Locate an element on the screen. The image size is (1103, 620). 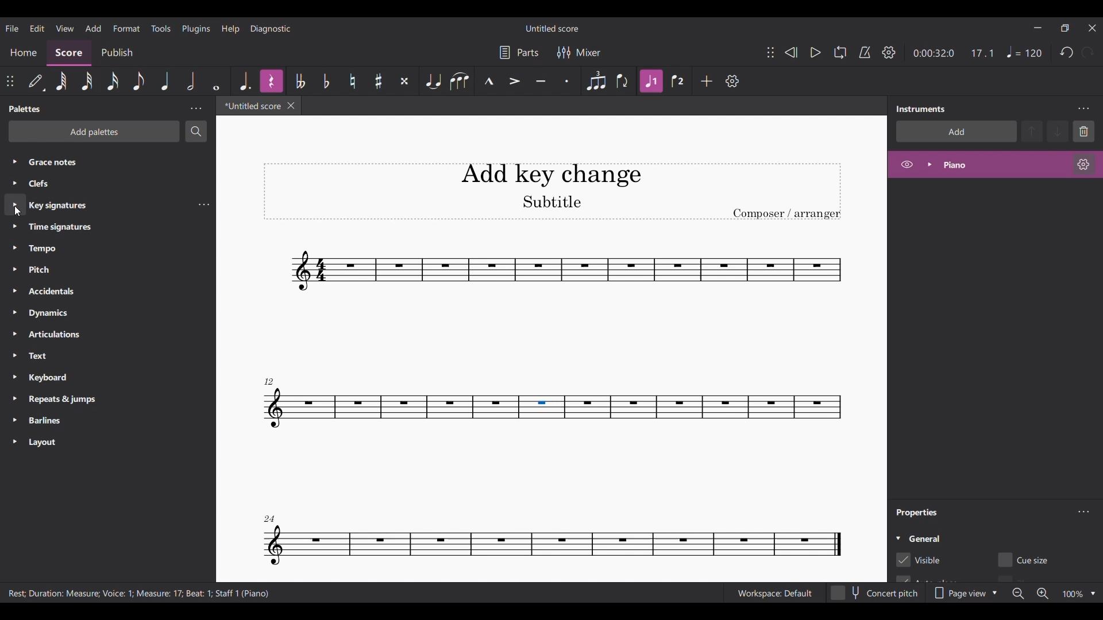
Toggle double flat is located at coordinates (300, 80).